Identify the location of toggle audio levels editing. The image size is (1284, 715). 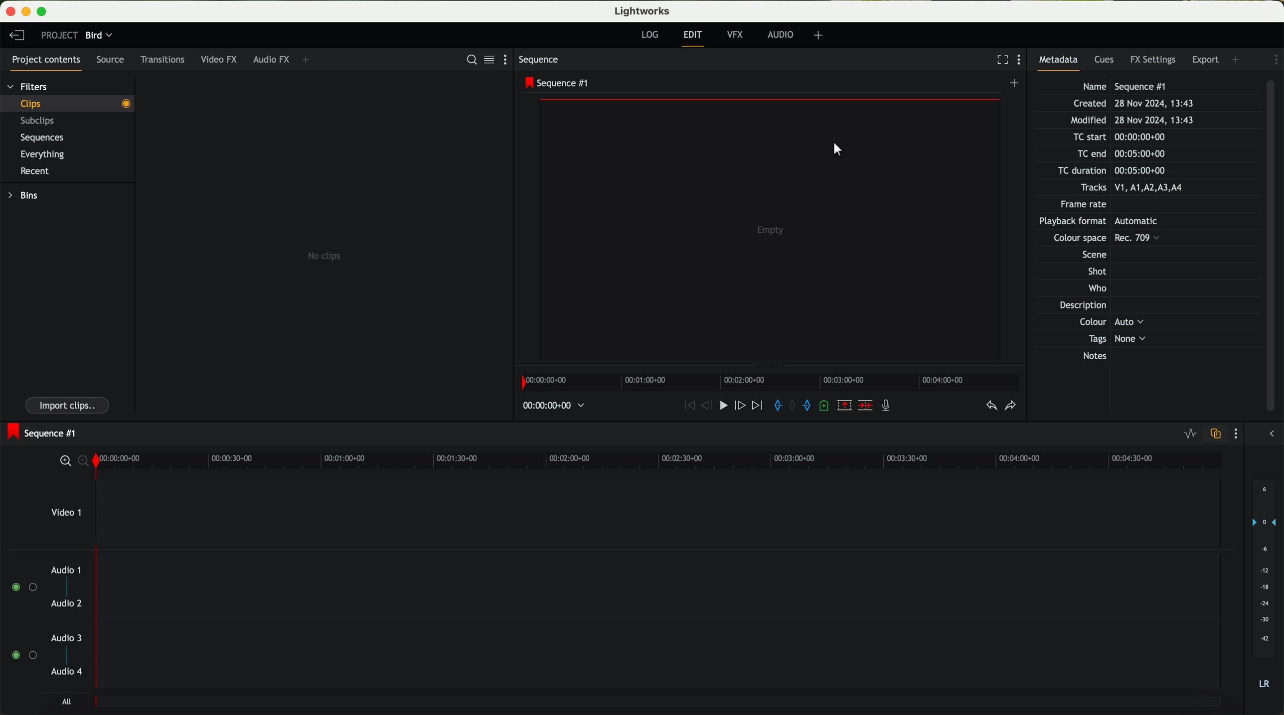
(1184, 435).